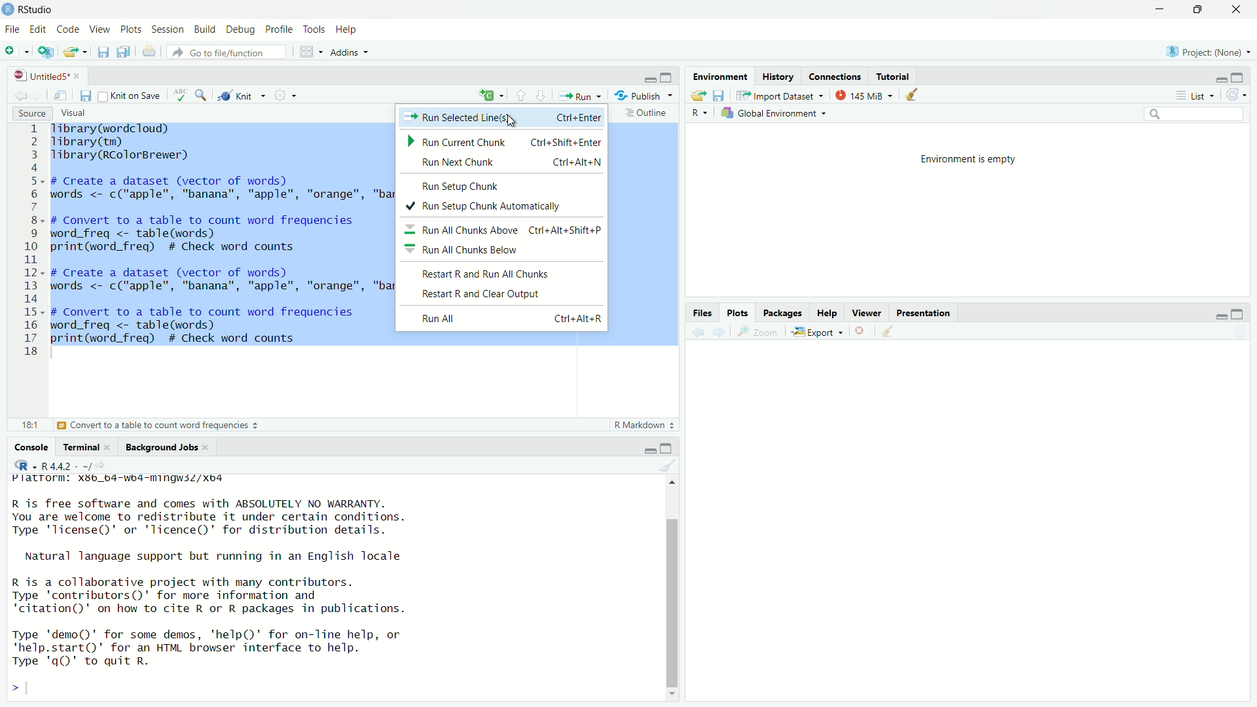  Describe the element at coordinates (74, 52) in the screenshot. I see `Open an existing file` at that location.